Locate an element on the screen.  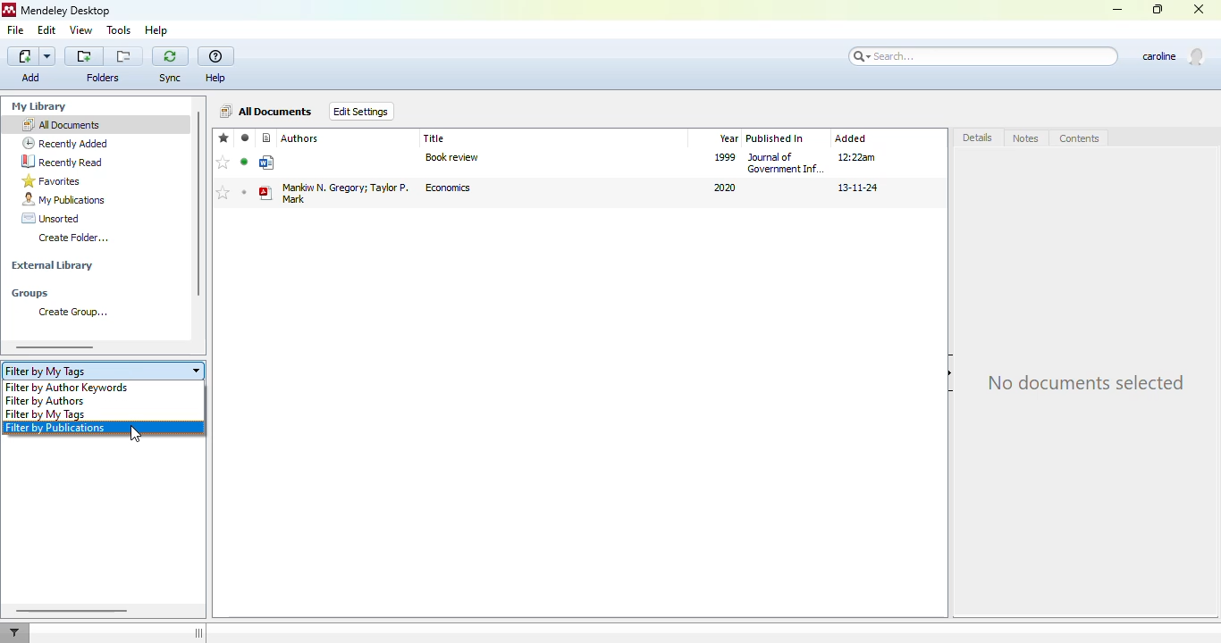
filter by my tags is located at coordinates (104, 371).